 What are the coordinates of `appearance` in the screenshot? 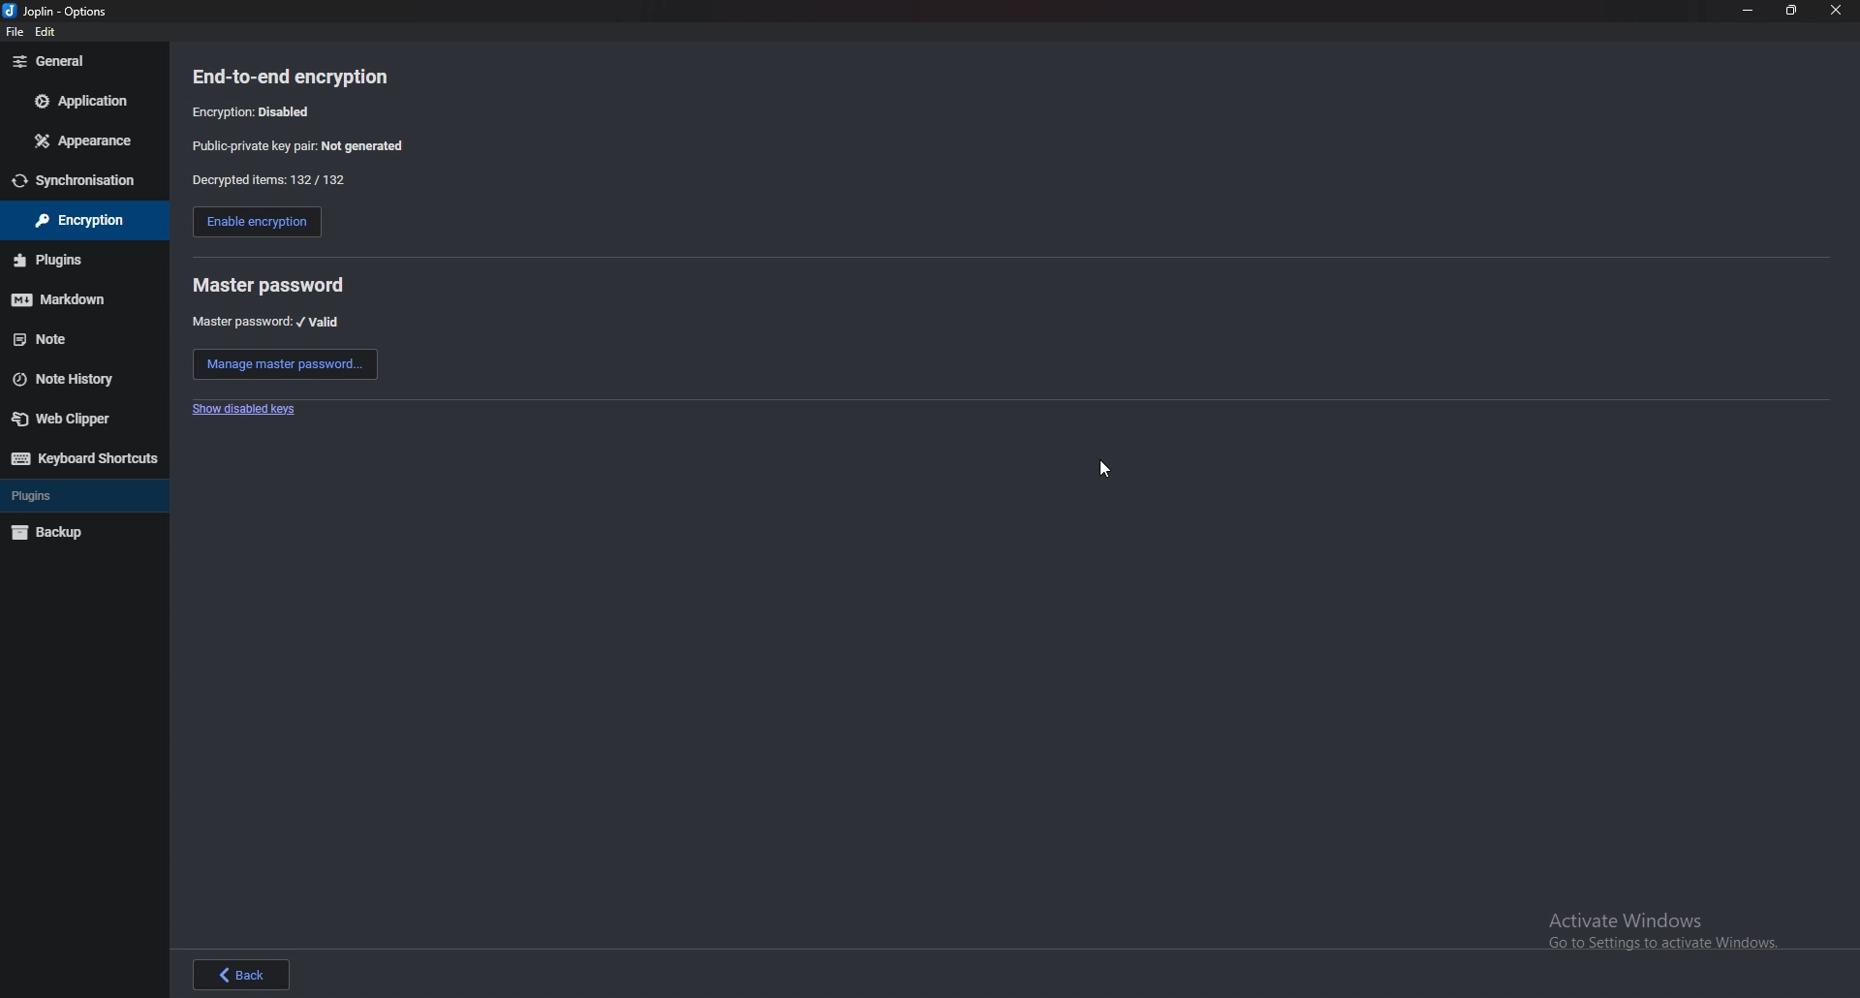 It's located at (80, 141).